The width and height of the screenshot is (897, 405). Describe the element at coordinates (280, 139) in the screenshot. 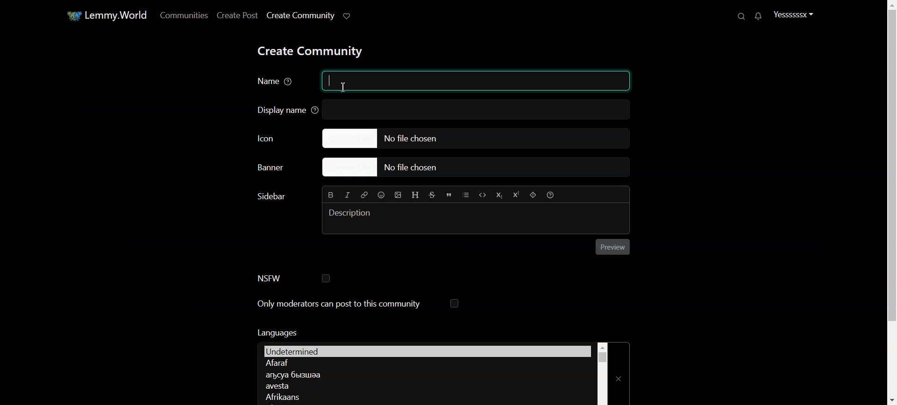

I see `Icon ` at that location.